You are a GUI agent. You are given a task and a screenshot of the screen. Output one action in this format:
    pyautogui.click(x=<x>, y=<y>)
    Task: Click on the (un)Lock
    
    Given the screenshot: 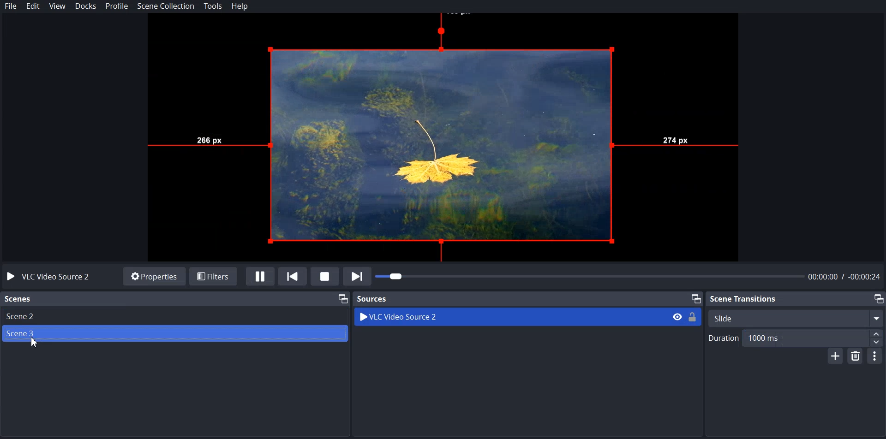 What is the action you would take?
    pyautogui.click(x=693, y=316)
    